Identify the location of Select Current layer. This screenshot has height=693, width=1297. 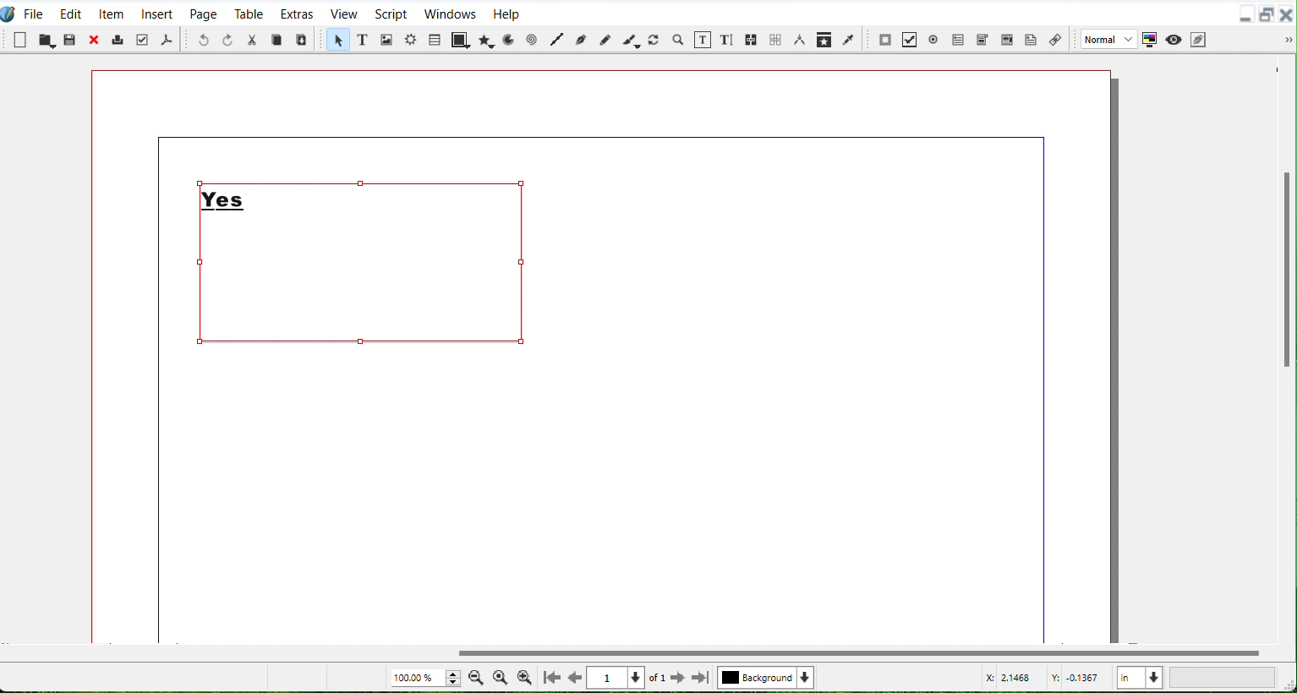
(769, 678).